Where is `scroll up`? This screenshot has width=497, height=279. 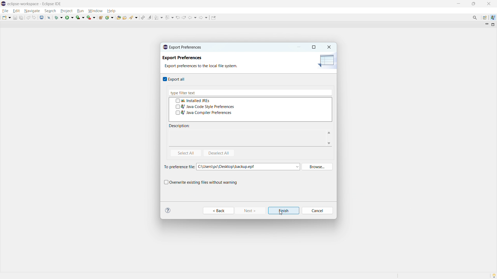 scroll up is located at coordinates (328, 132).